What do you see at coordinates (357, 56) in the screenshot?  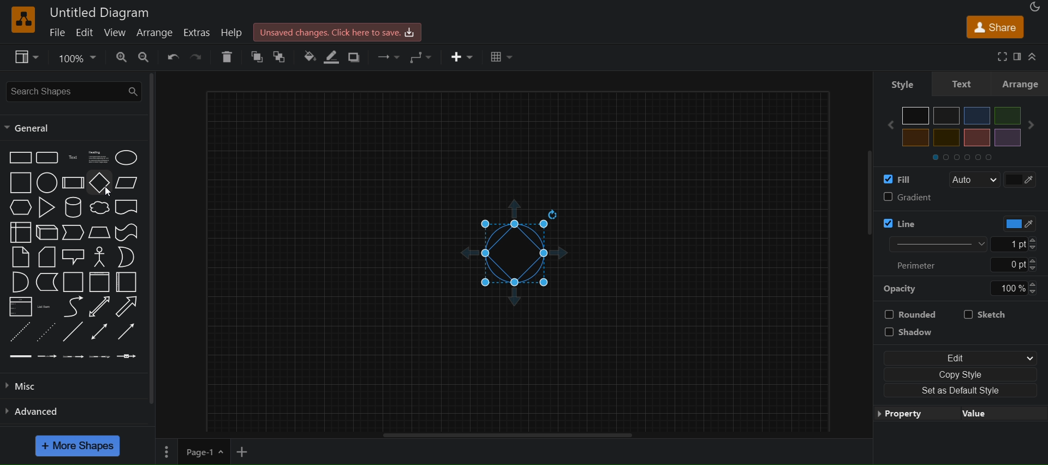 I see `shadow` at bounding box center [357, 56].